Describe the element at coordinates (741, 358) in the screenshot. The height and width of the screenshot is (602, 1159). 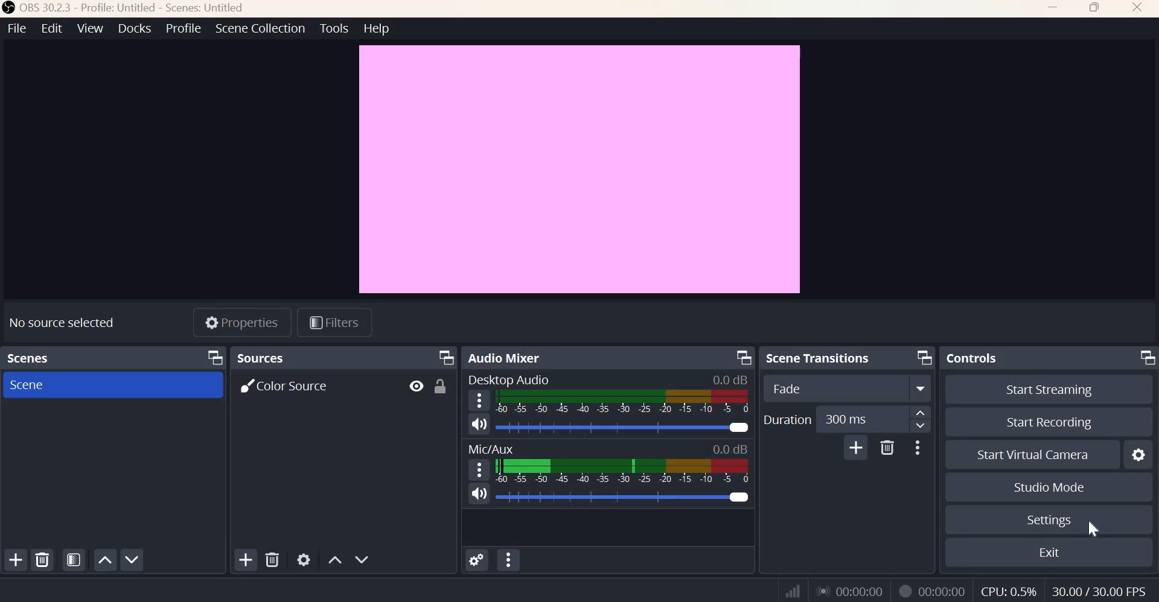
I see `Dock Options icon` at that location.